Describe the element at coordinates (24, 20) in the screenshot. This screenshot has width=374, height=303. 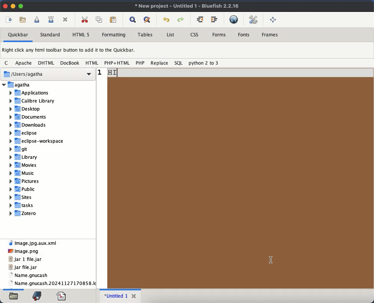
I see `open file` at that location.